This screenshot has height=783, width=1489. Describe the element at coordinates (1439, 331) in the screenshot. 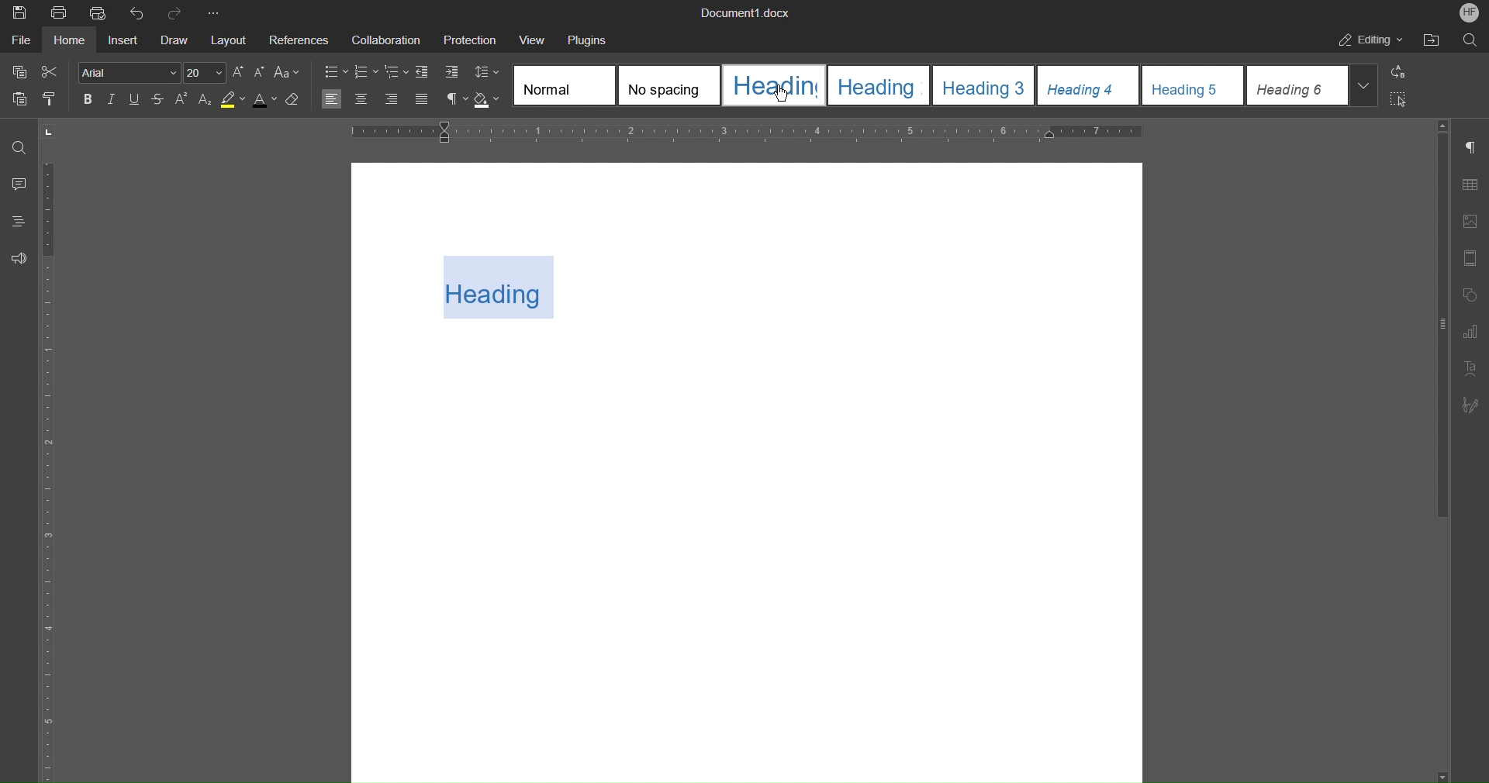

I see `vertical scroll bar` at that location.